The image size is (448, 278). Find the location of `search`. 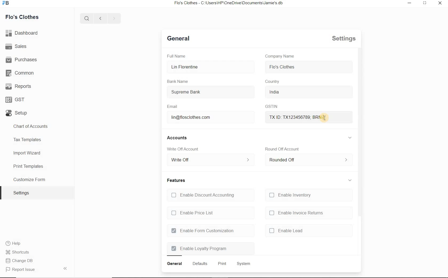

search is located at coordinates (88, 18).